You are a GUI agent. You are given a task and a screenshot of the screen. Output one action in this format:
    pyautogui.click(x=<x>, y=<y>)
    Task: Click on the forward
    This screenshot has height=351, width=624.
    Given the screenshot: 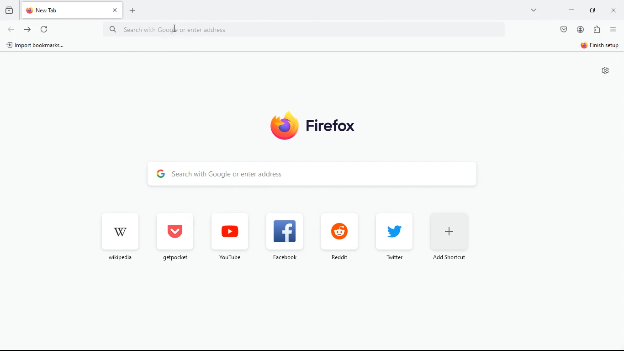 What is the action you would take?
    pyautogui.click(x=28, y=29)
    